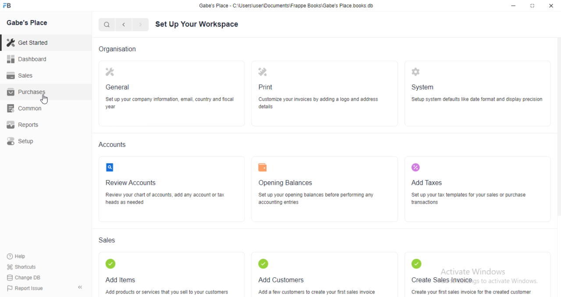  What do you see at coordinates (27, 59) in the screenshot?
I see `Dashboard` at bounding box center [27, 59].